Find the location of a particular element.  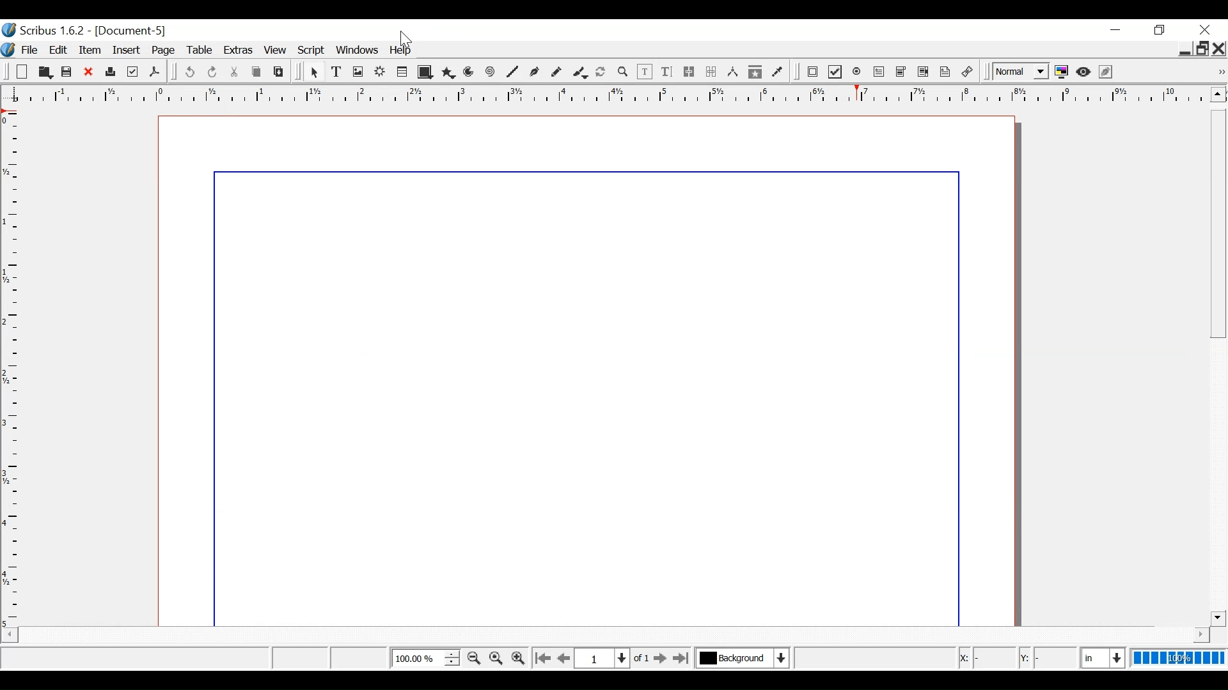

Go to the first page is located at coordinates (542, 659).